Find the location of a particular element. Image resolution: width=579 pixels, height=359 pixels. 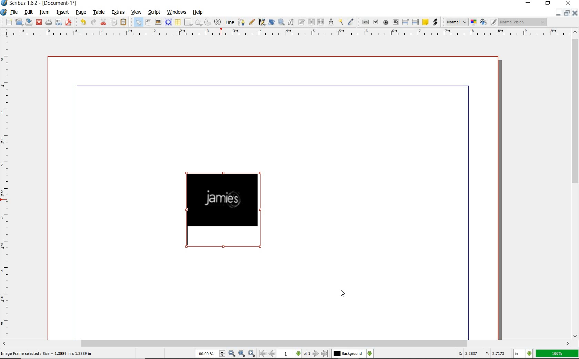

pdf list box is located at coordinates (416, 22).